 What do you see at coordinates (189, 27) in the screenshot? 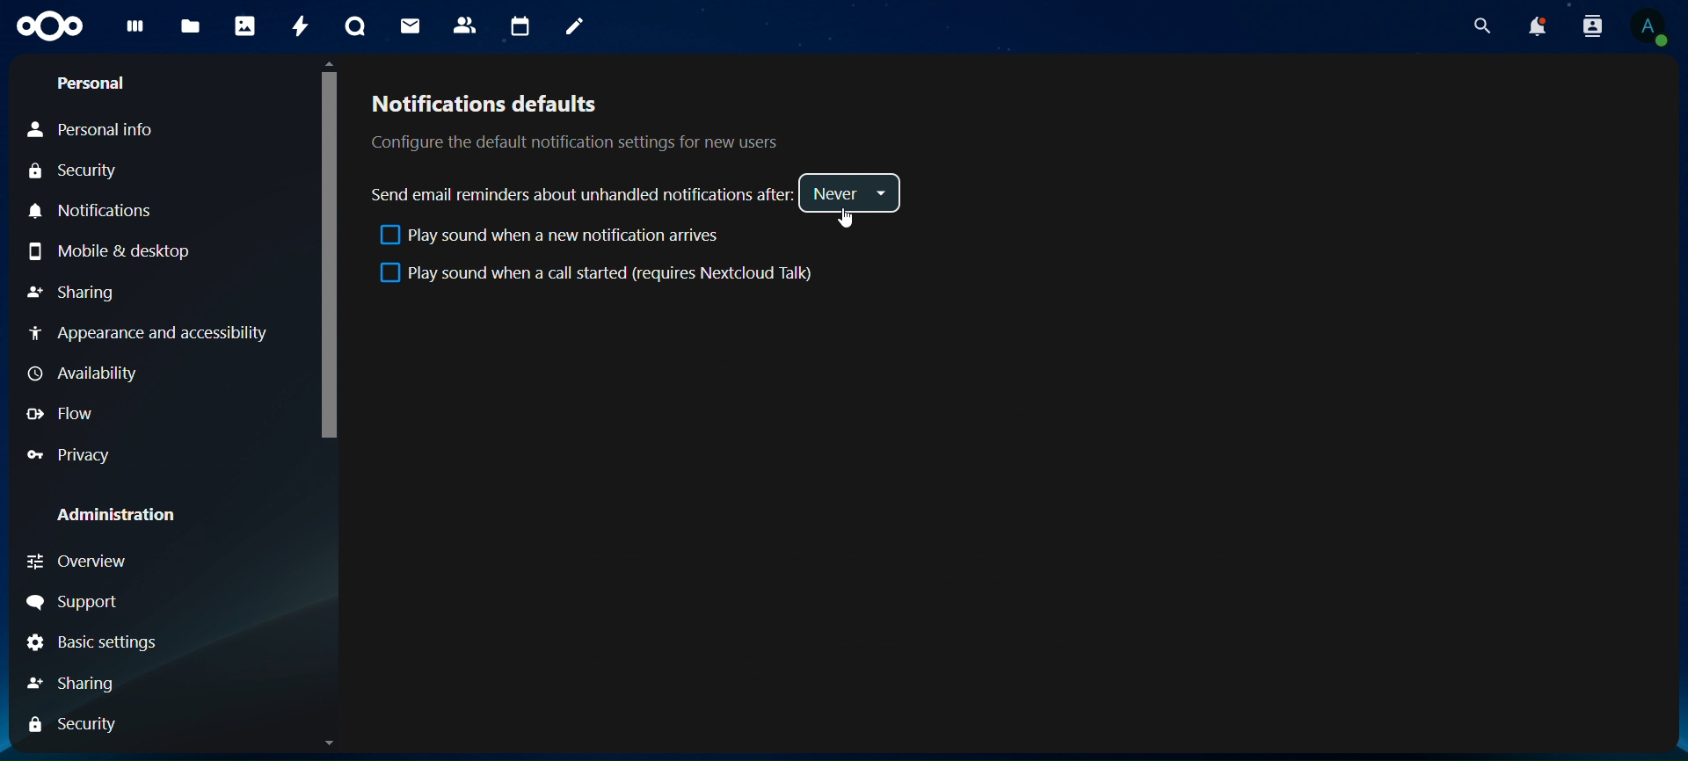
I see `files` at bounding box center [189, 27].